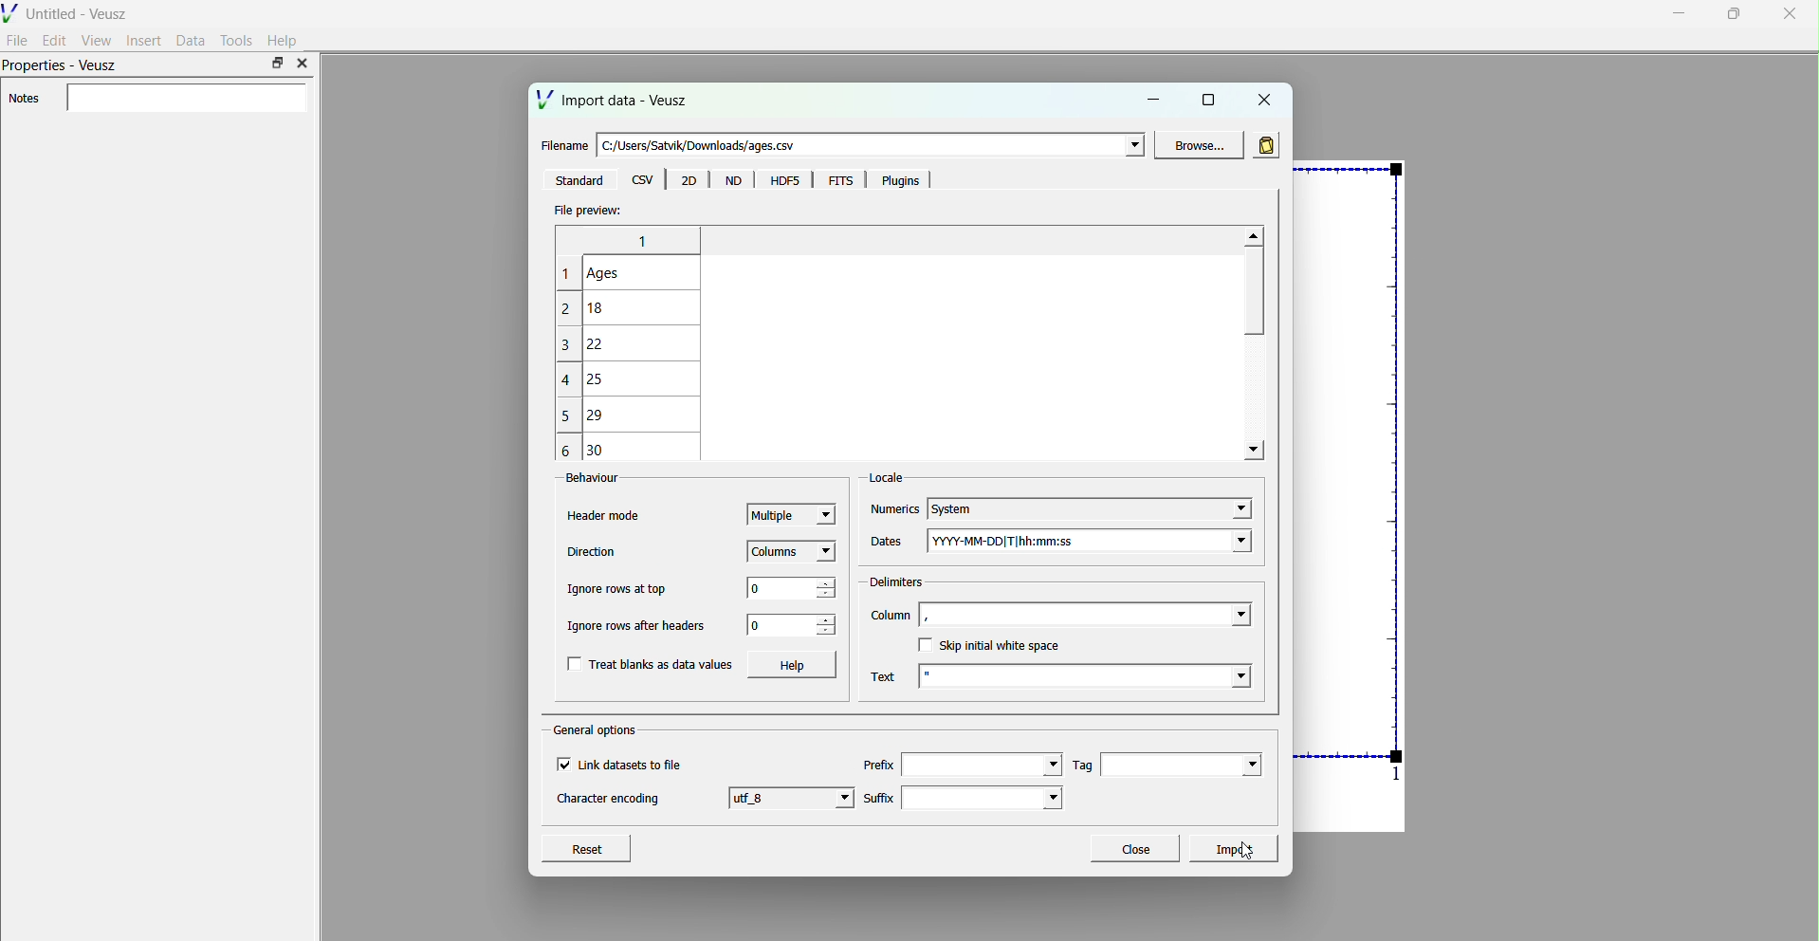  What do you see at coordinates (586, 846) in the screenshot?
I see `Reset` at bounding box center [586, 846].